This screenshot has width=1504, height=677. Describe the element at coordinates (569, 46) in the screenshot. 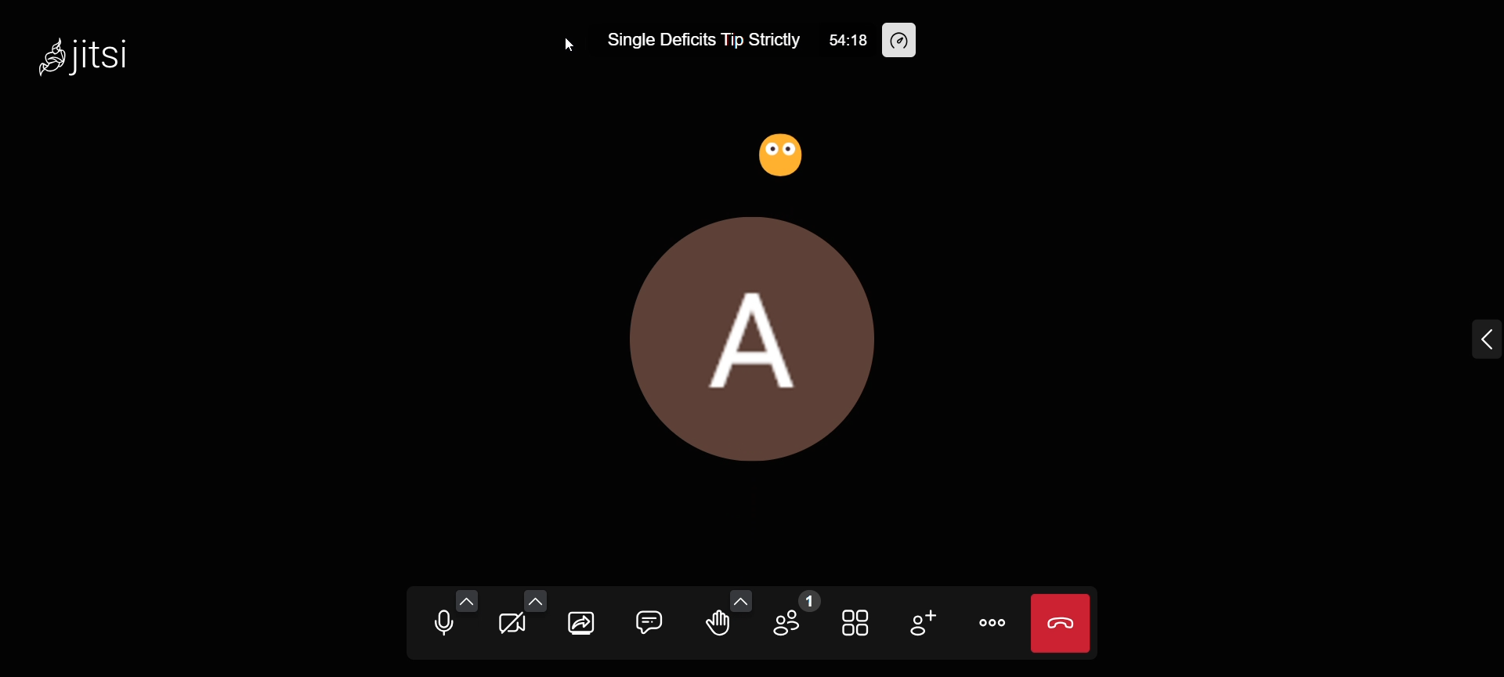

I see `Cursor` at that location.